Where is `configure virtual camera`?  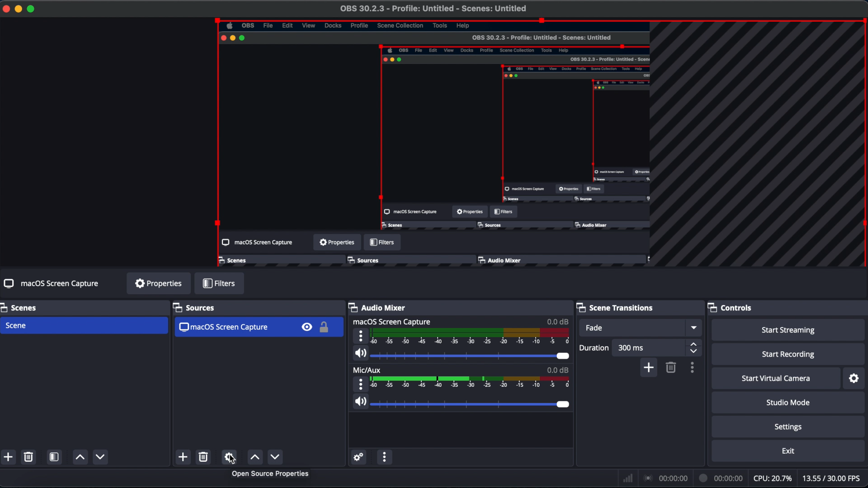 configure virtual camera is located at coordinates (854, 379).